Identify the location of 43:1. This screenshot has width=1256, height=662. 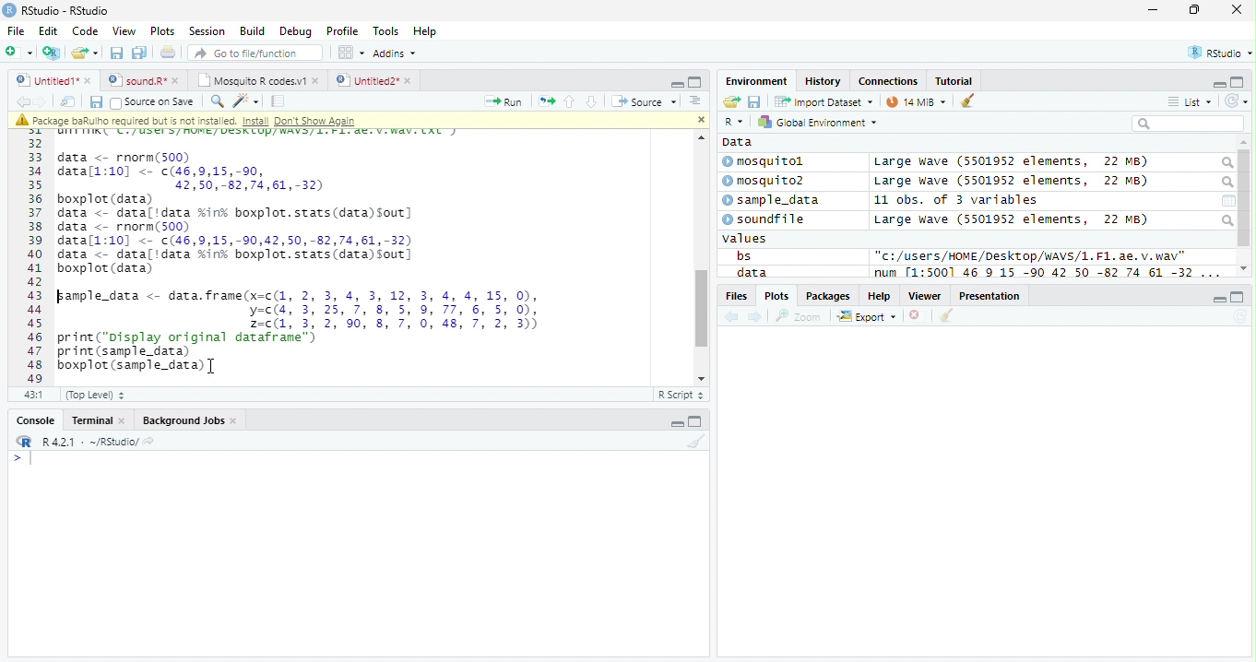
(33, 394).